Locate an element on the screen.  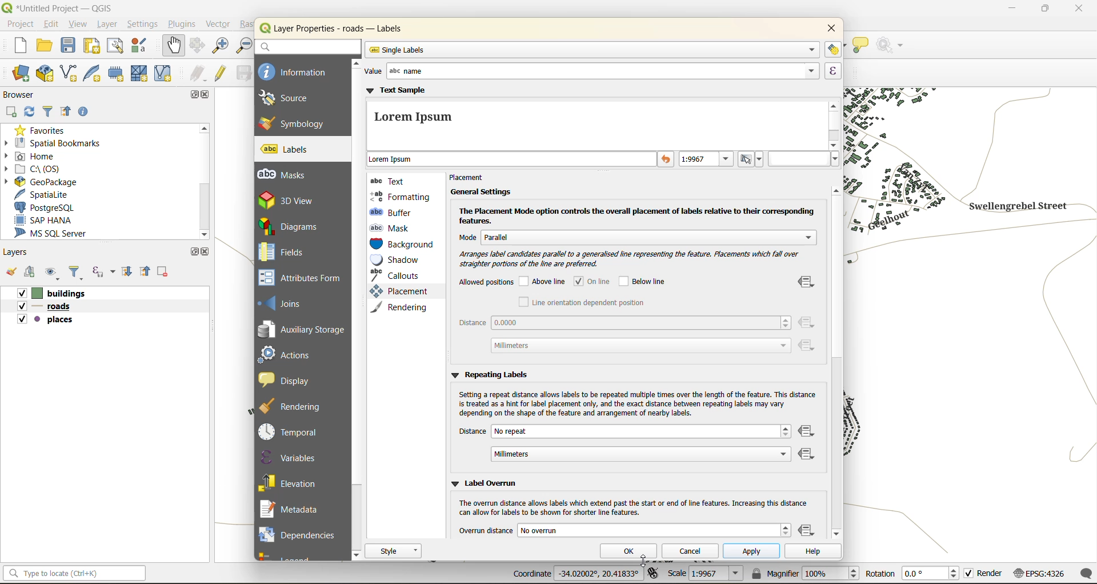
elevation is located at coordinates (293, 482).